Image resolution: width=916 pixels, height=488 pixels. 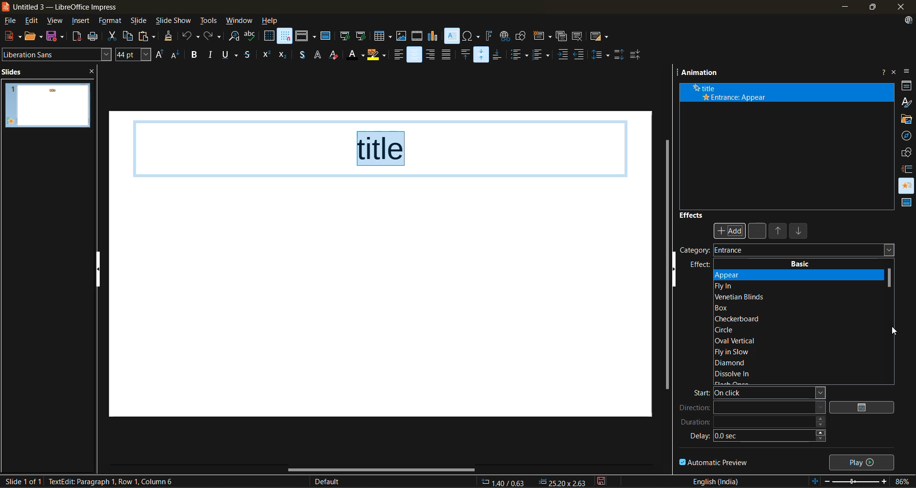 What do you see at coordinates (859, 482) in the screenshot?
I see `zoom slider` at bounding box center [859, 482].